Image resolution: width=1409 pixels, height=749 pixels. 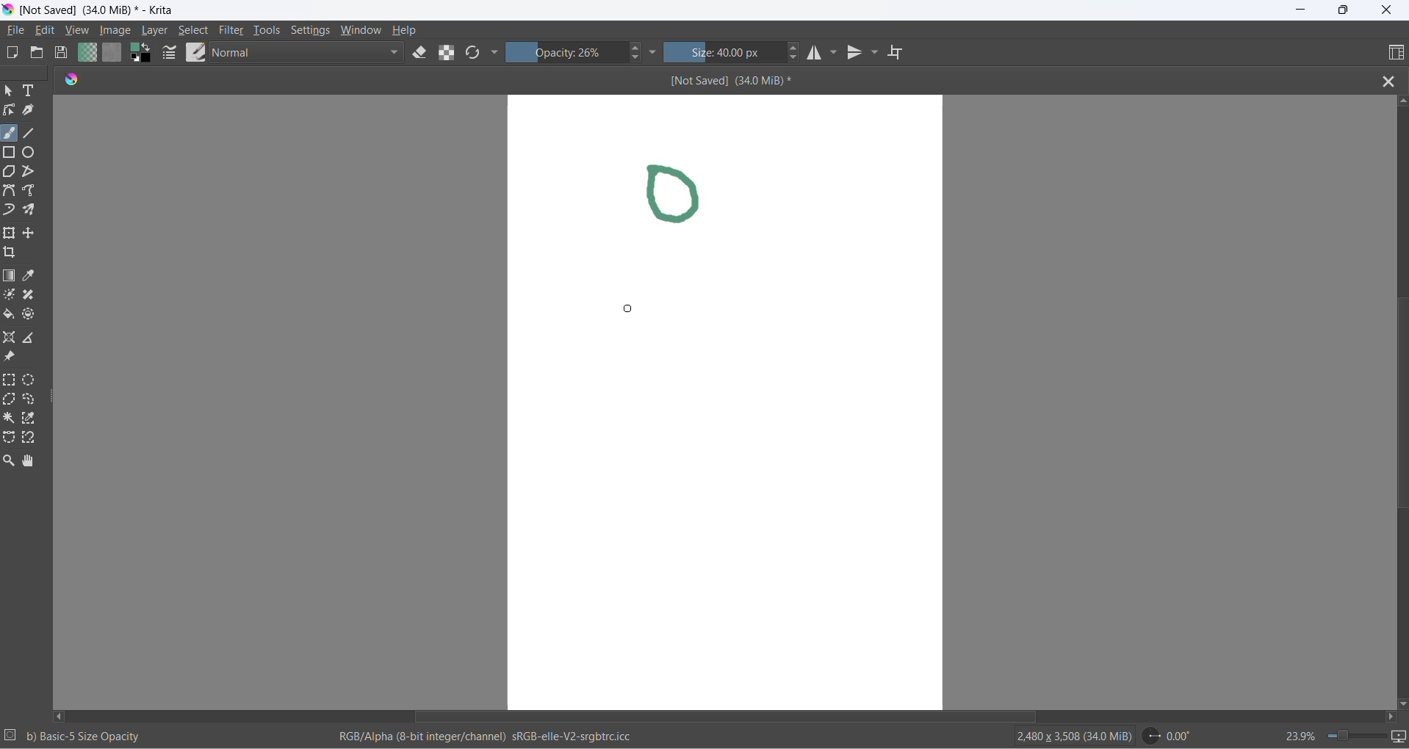 What do you see at coordinates (9, 11) in the screenshot?
I see `app icon` at bounding box center [9, 11].